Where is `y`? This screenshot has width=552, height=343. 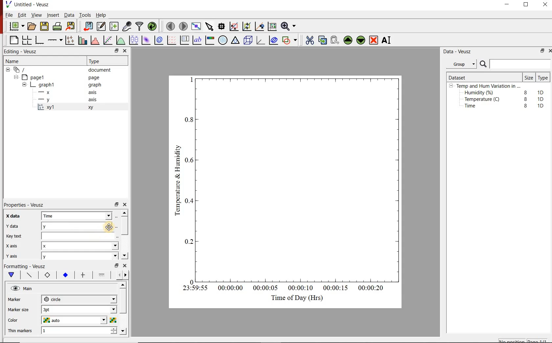 y is located at coordinates (50, 226).